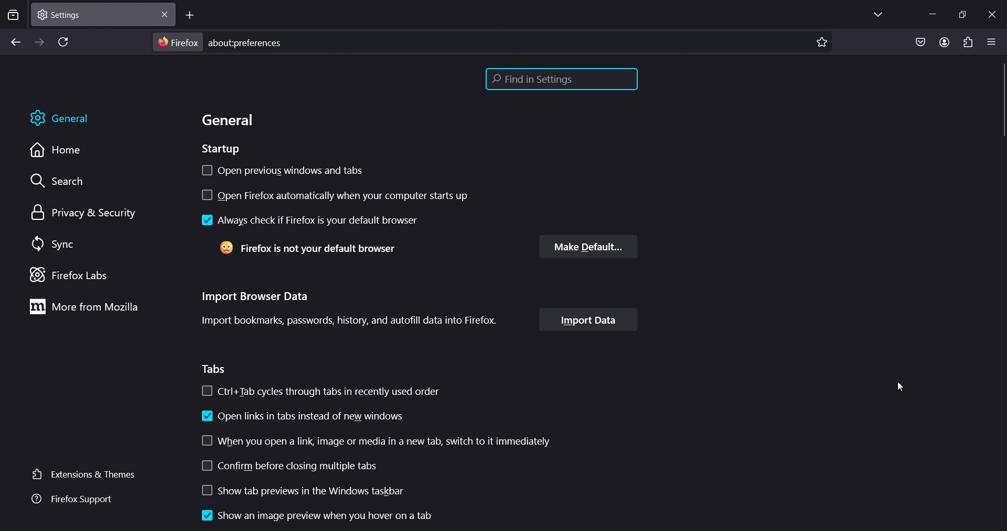 The height and width of the screenshot is (531, 1007). Describe the element at coordinates (14, 16) in the screenshot. I see `search tabs` at that location.